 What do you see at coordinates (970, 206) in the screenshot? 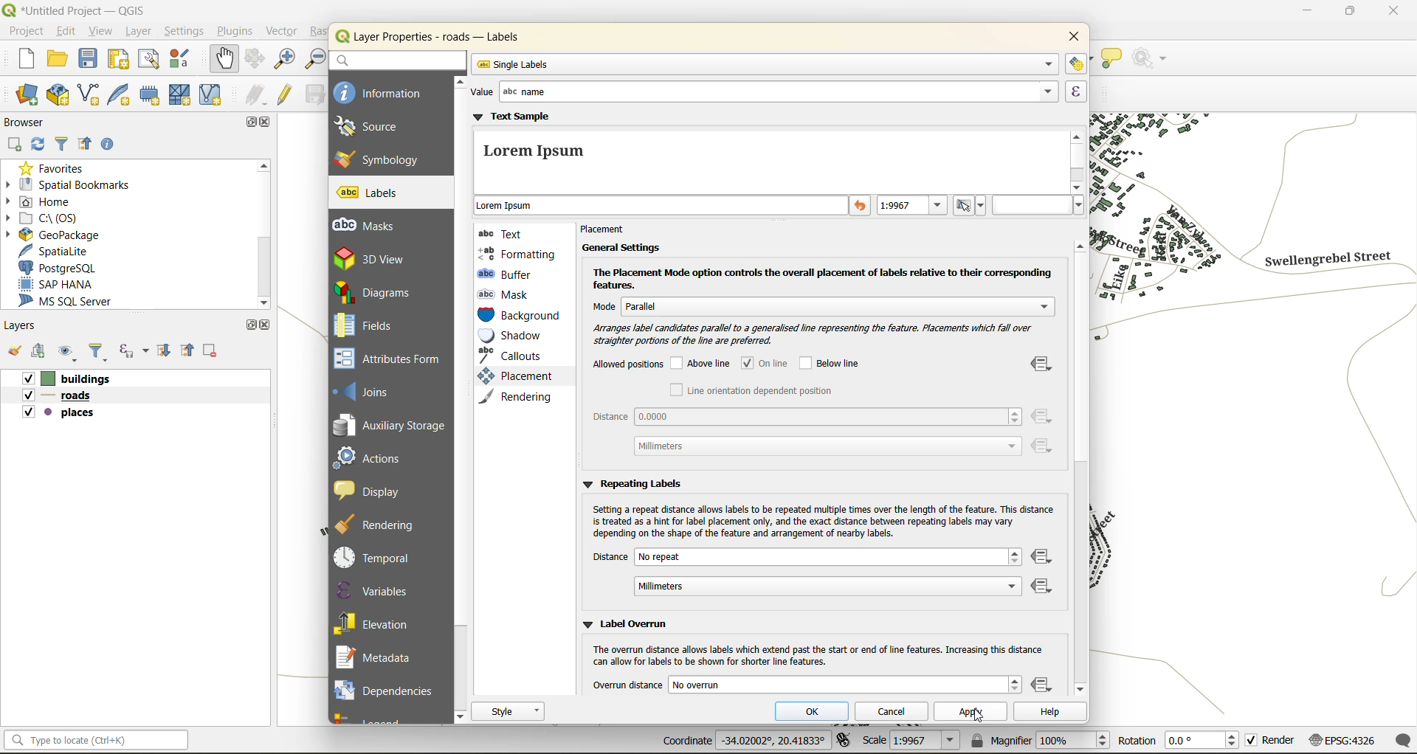
I see `set to current scale` at bounding box center [970, 206].